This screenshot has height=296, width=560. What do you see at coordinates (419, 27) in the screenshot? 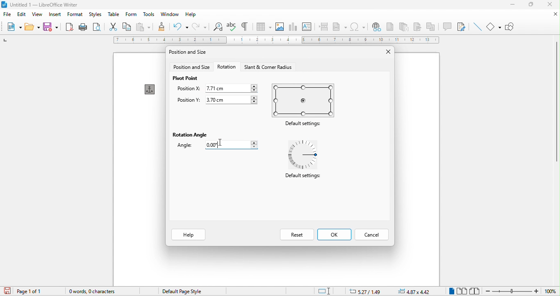
I see `bookmark` at bounding box center [419, 27].